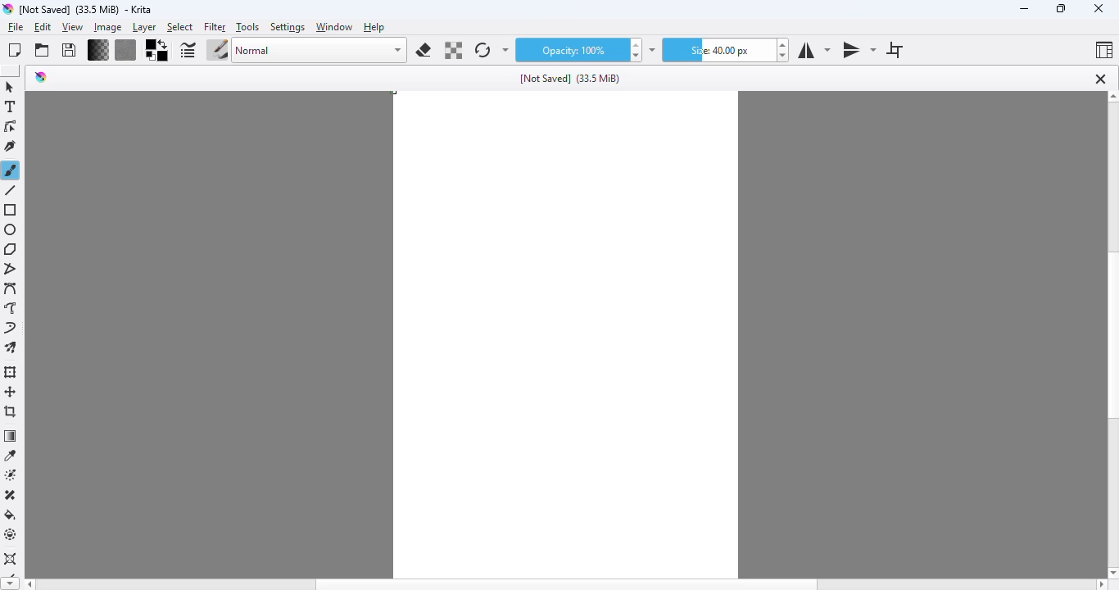  I want to click on fill gradients, so click(98, 50).